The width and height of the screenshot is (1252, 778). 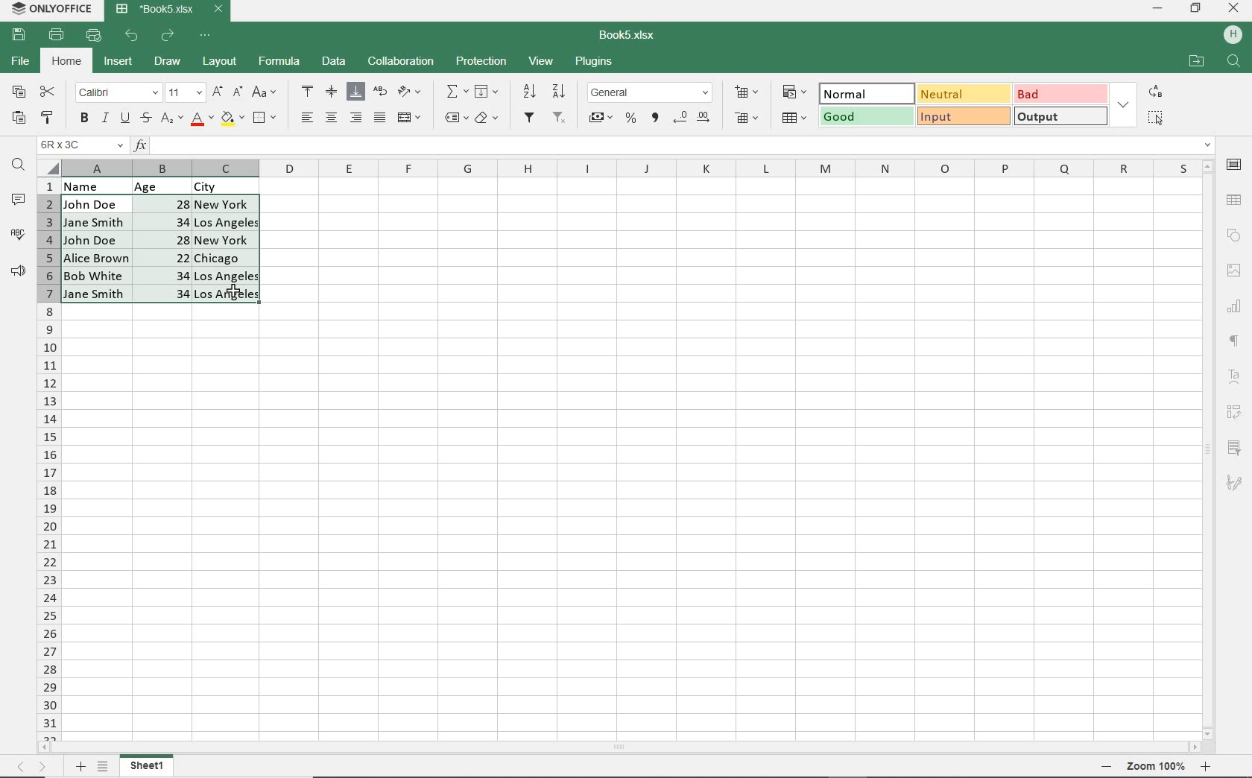 I want to click on GOOD, so click(x=864, y=118).